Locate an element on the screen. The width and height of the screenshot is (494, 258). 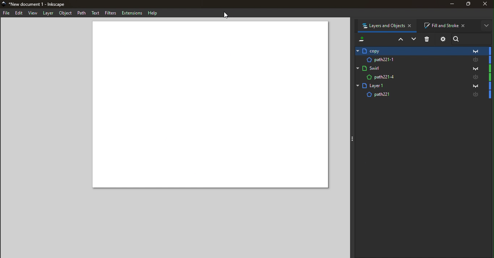
Lower selection one step is located at coordinates (414, 39).